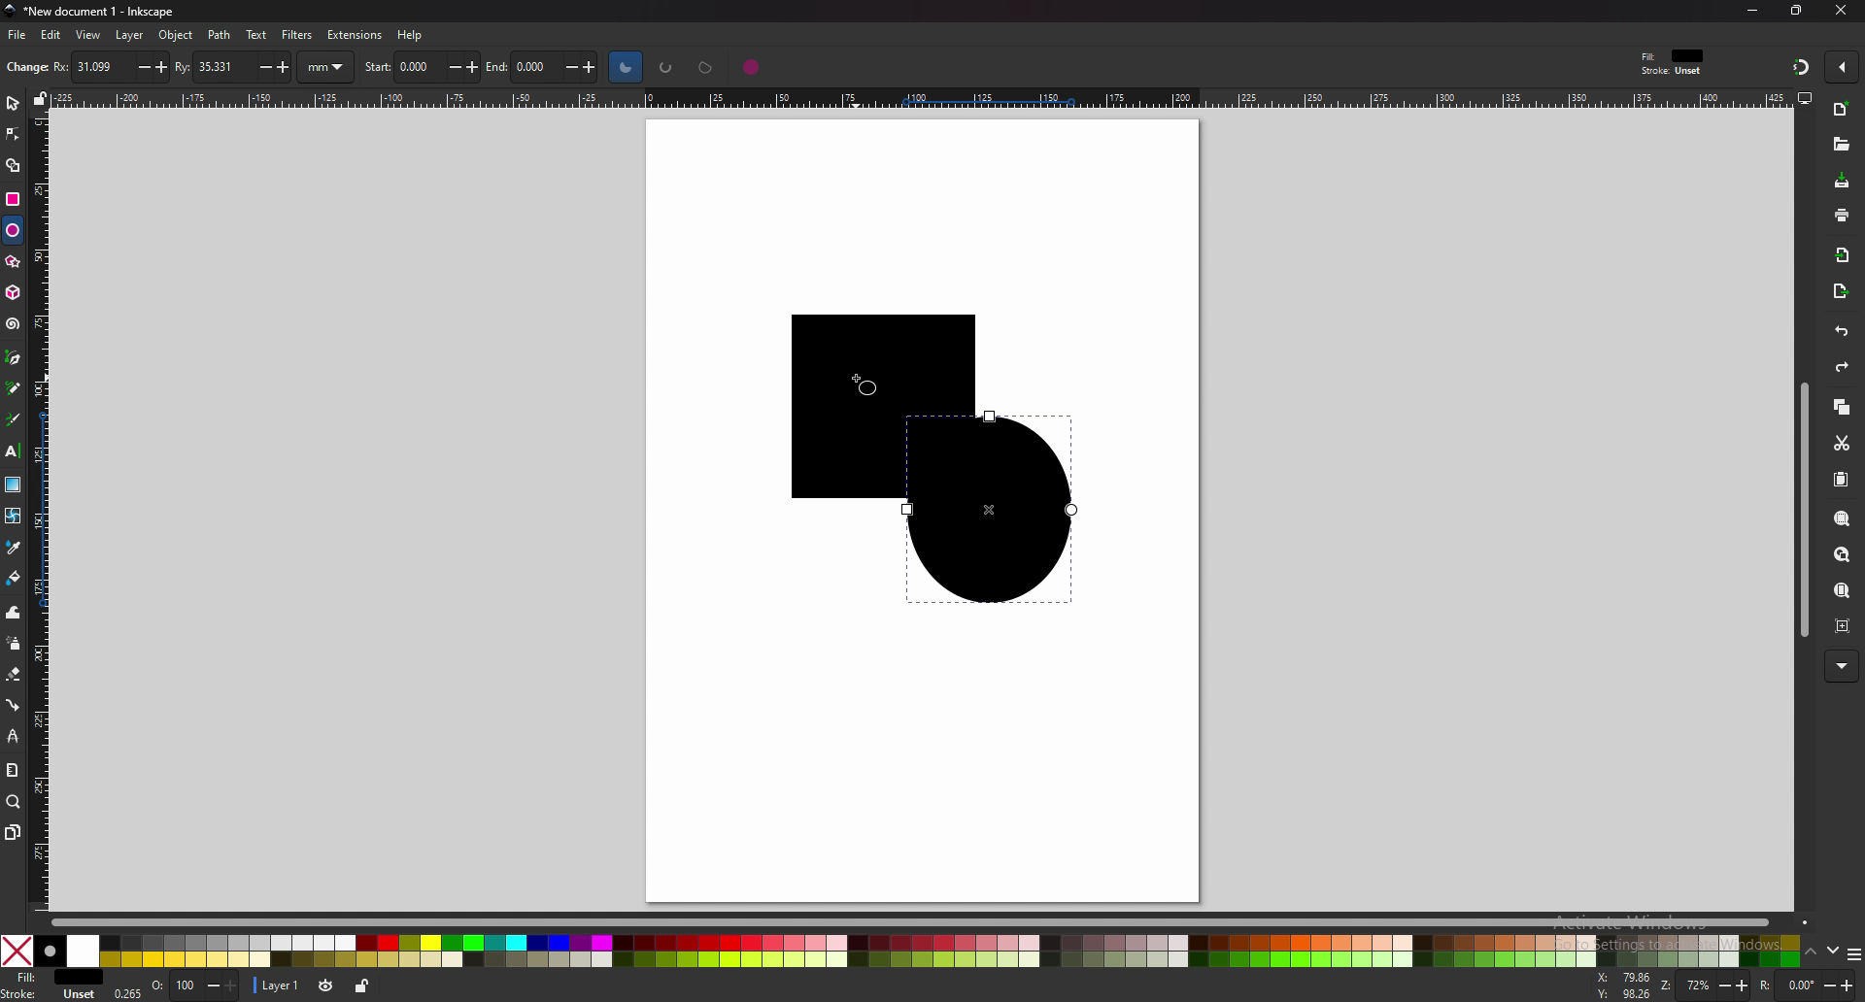 The width and height of the screenshot is (1865, 1002). Describe the element at coordinates (752, 66) in the screenshot. I see `whole ellipse` at that location.